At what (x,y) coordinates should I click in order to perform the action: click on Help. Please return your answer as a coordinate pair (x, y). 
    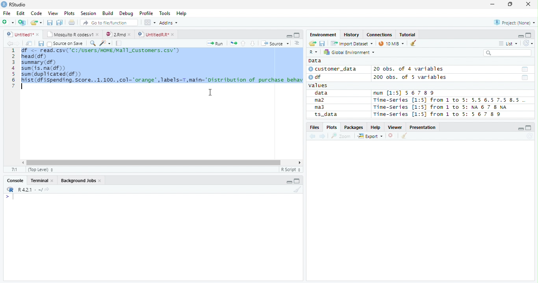
    Looking at the image, I should click on (376, 128).